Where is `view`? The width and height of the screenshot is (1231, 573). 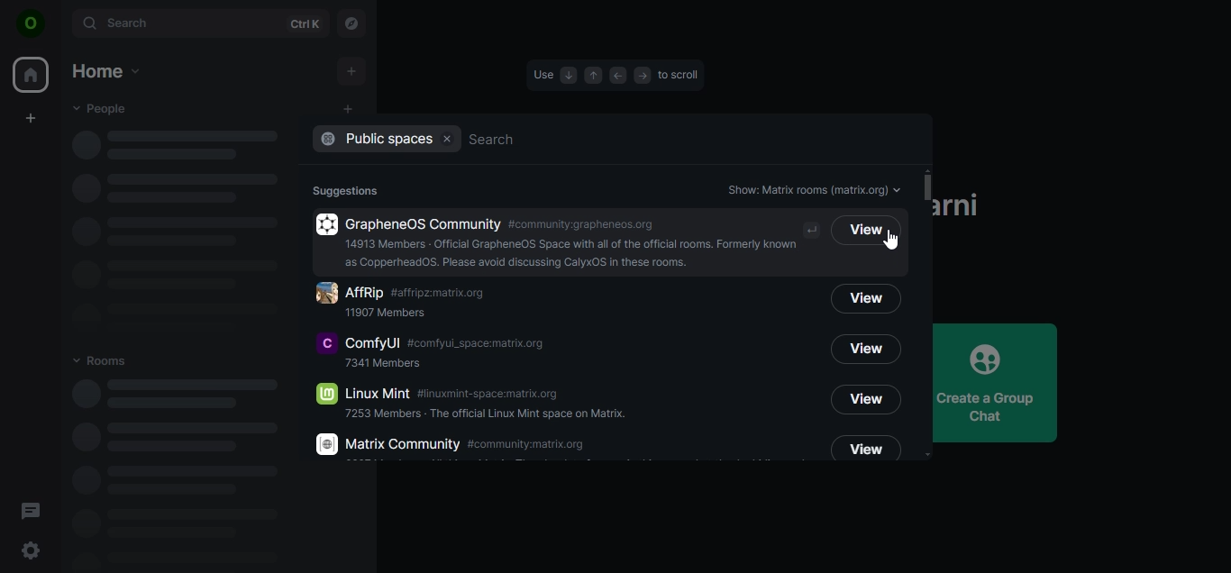 view is located at coordinates (862, 232).